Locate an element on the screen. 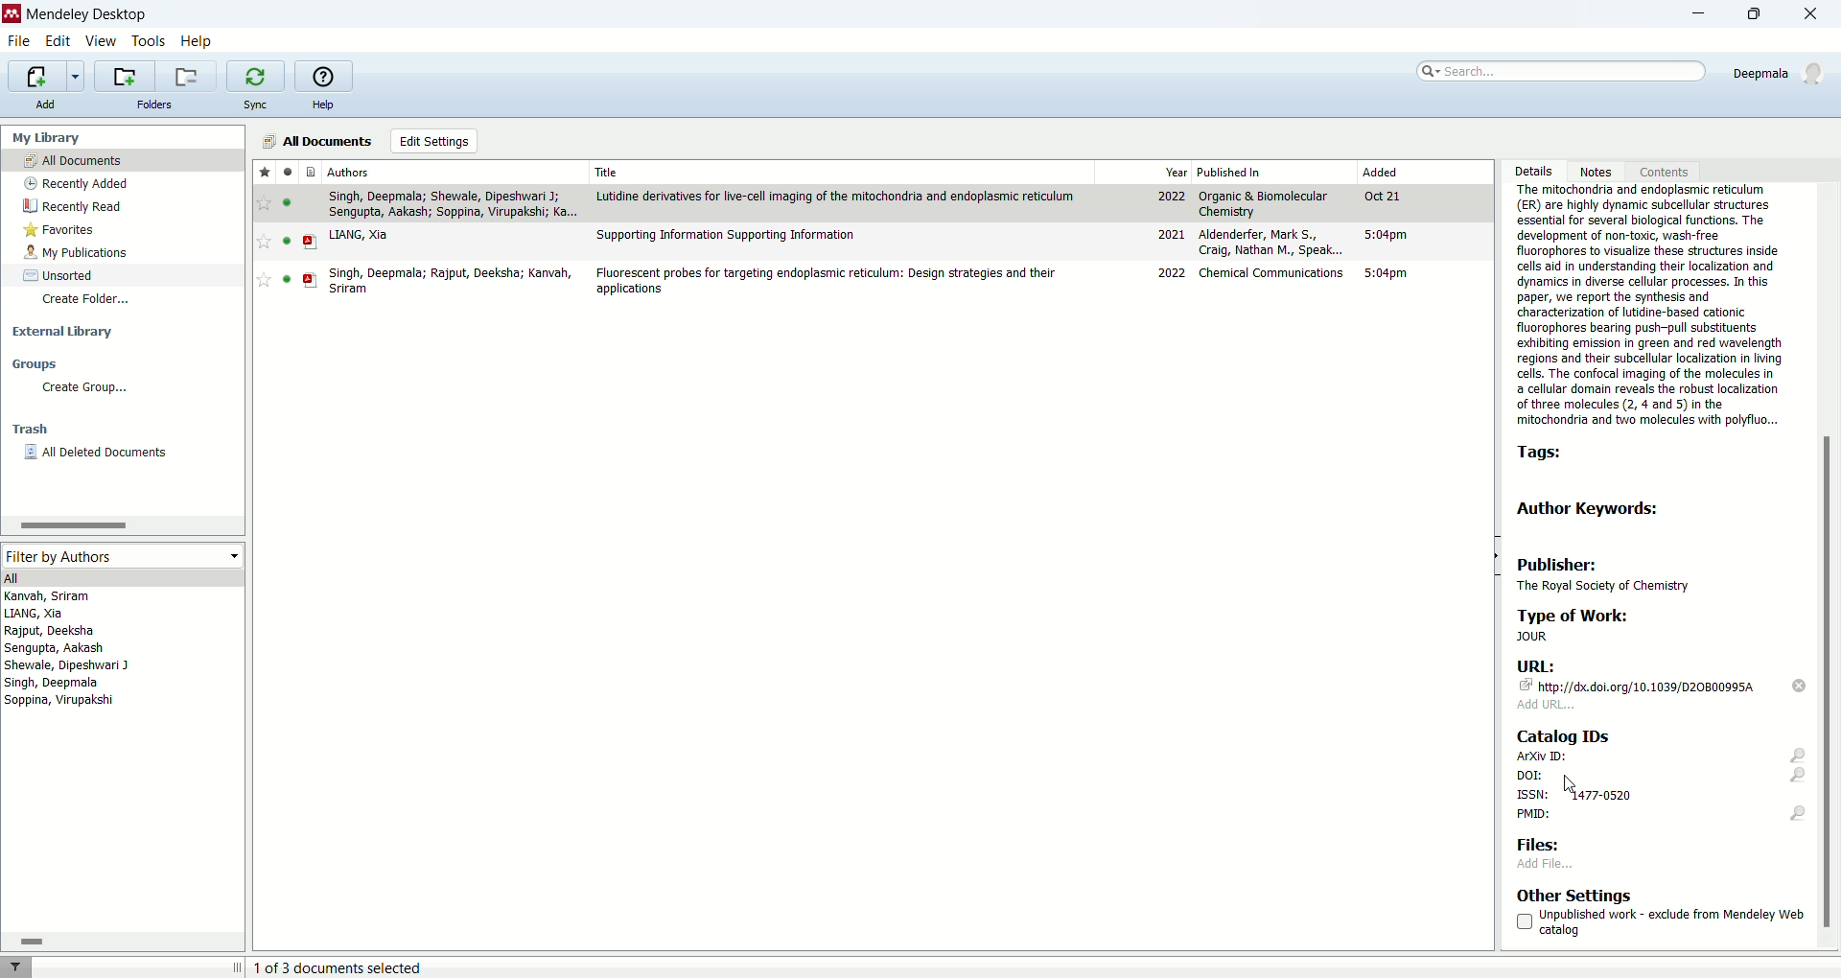 This screenshot has width=1841, height=978. cursor is located at coordinates (1570, 783).